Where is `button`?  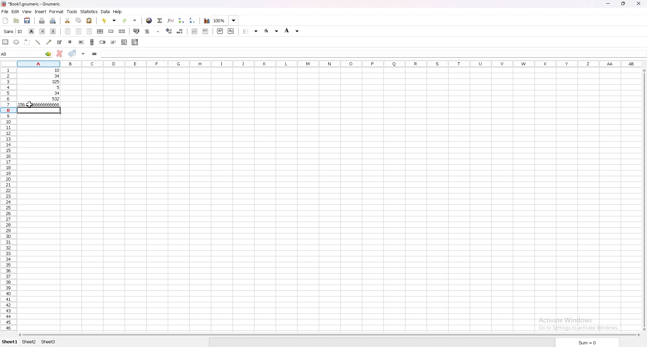
button is located at coordinates (81, 42).